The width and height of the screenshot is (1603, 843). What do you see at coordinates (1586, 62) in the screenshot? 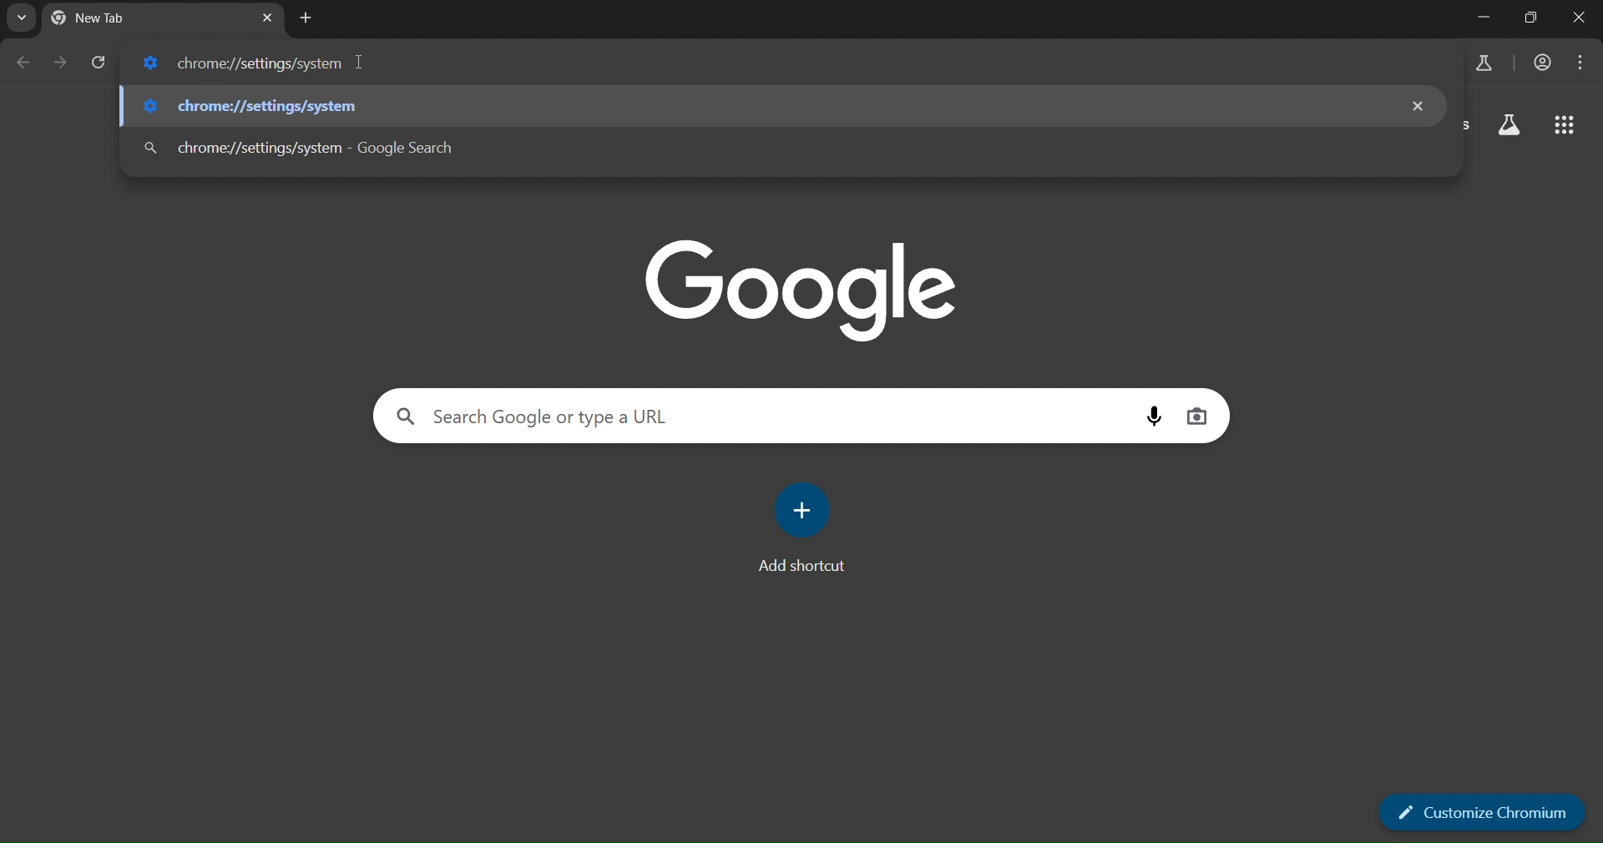
I see `menu` at bounding box center [1586, 62].